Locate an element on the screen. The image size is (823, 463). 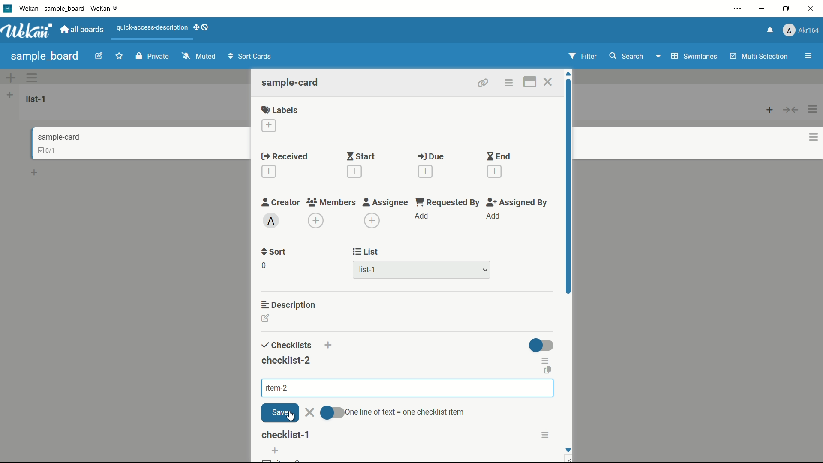
add list is located at coordinates (10, 95).